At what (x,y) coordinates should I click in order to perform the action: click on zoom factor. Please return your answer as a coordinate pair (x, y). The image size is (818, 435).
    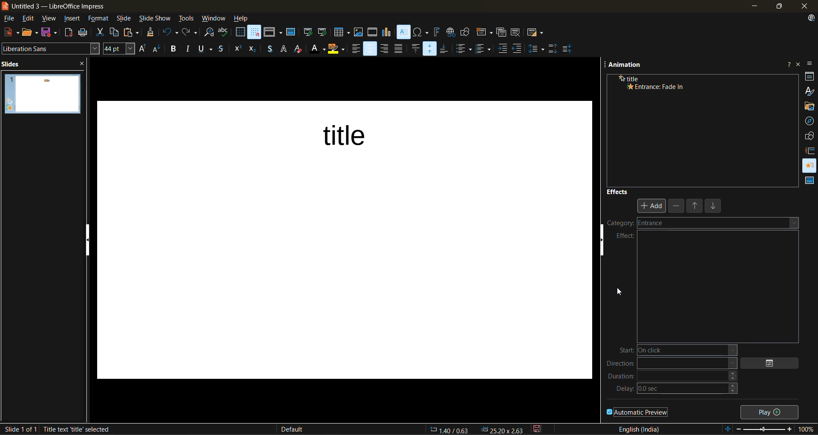
    Looking at the image, I should click on (807, 429).